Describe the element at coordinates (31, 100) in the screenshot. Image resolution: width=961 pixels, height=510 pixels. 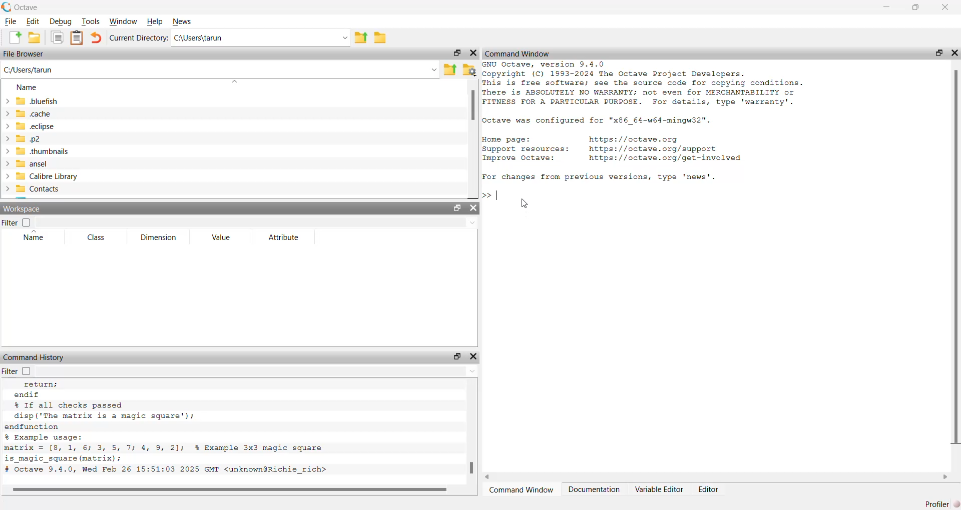
I see `.bluefish` at that location.